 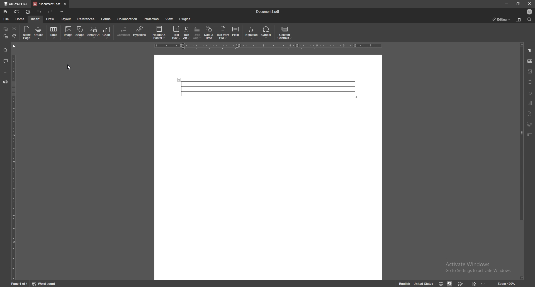 What do you see at coordinates (518, 3) in the screenshot?
I see `resize` at bounding box center [518, 3].